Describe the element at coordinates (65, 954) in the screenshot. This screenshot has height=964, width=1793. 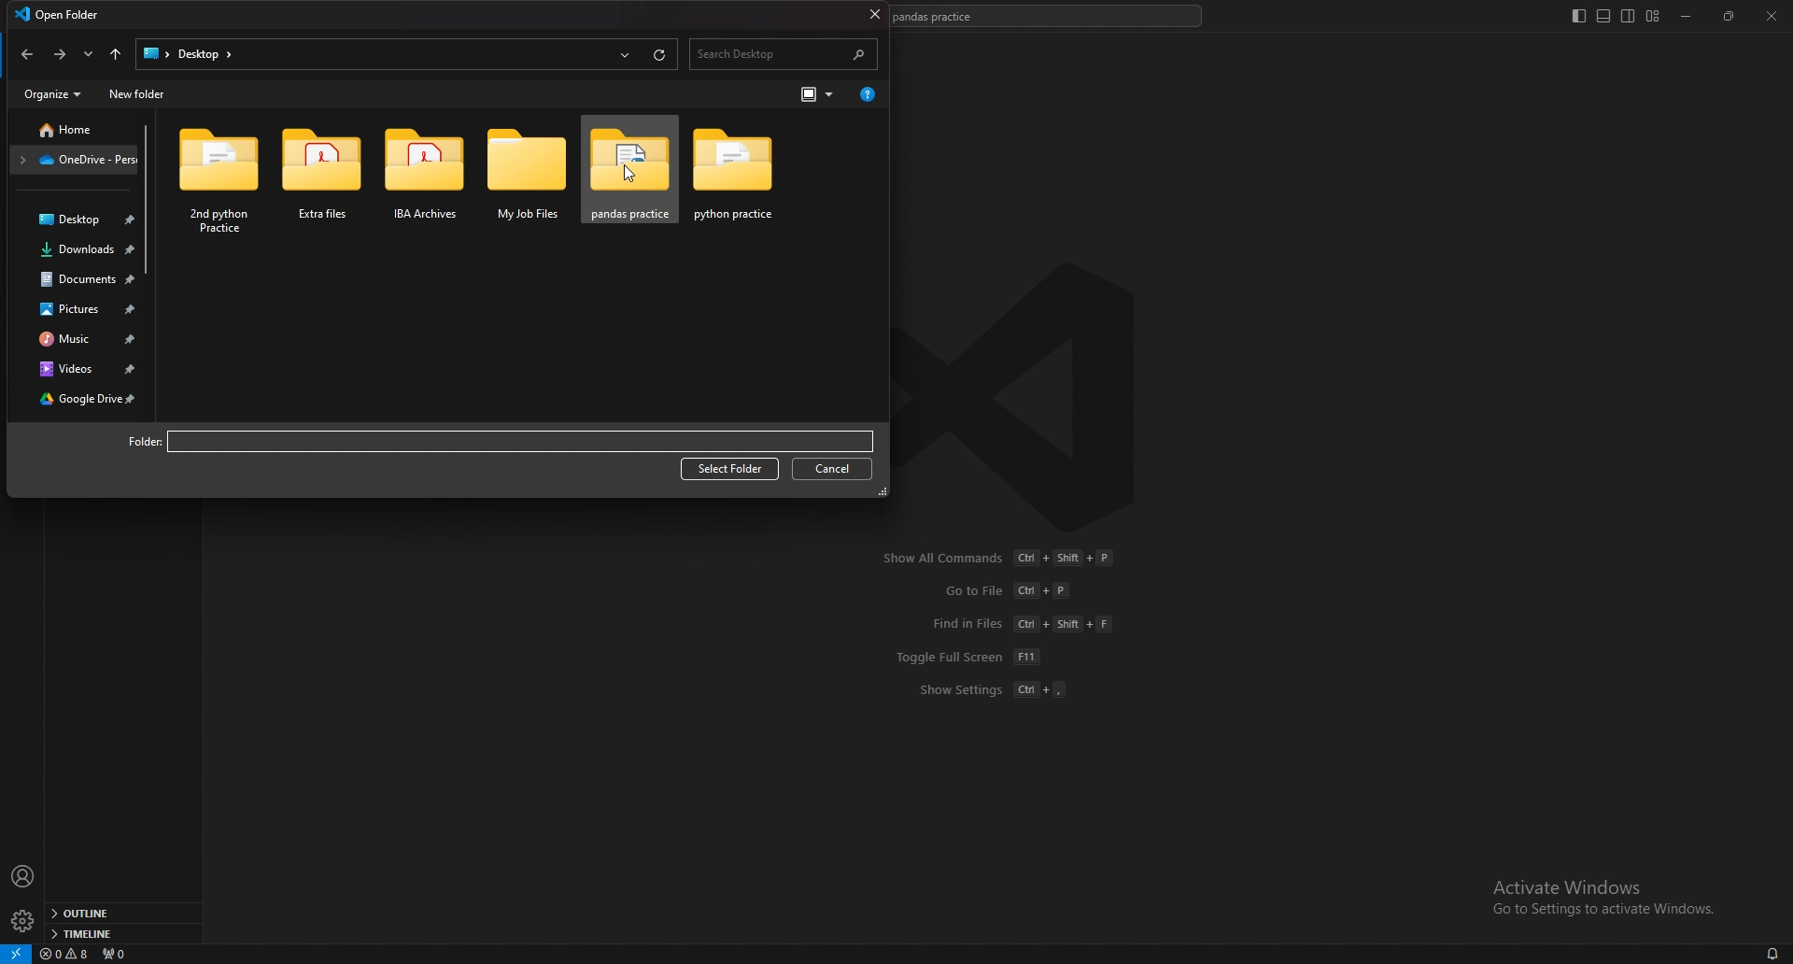
I see `warnings` at that location.